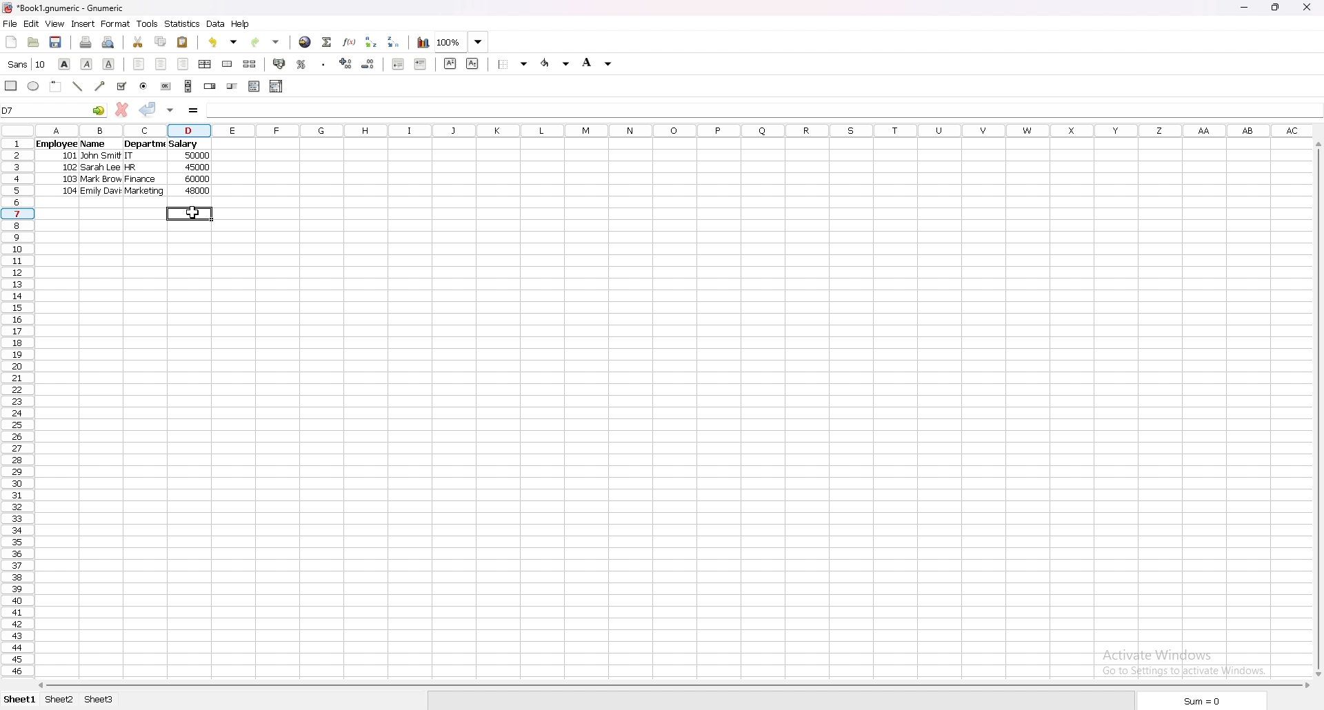 The height and width of the screenshot is (710, 1324). I want to click on new, so click(11, 42).